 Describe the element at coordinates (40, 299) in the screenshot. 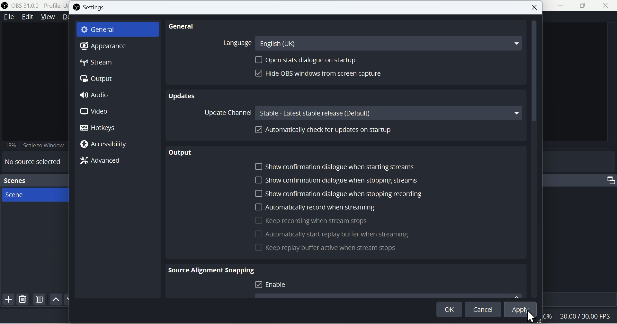

I see `Scene Filters` at that location.